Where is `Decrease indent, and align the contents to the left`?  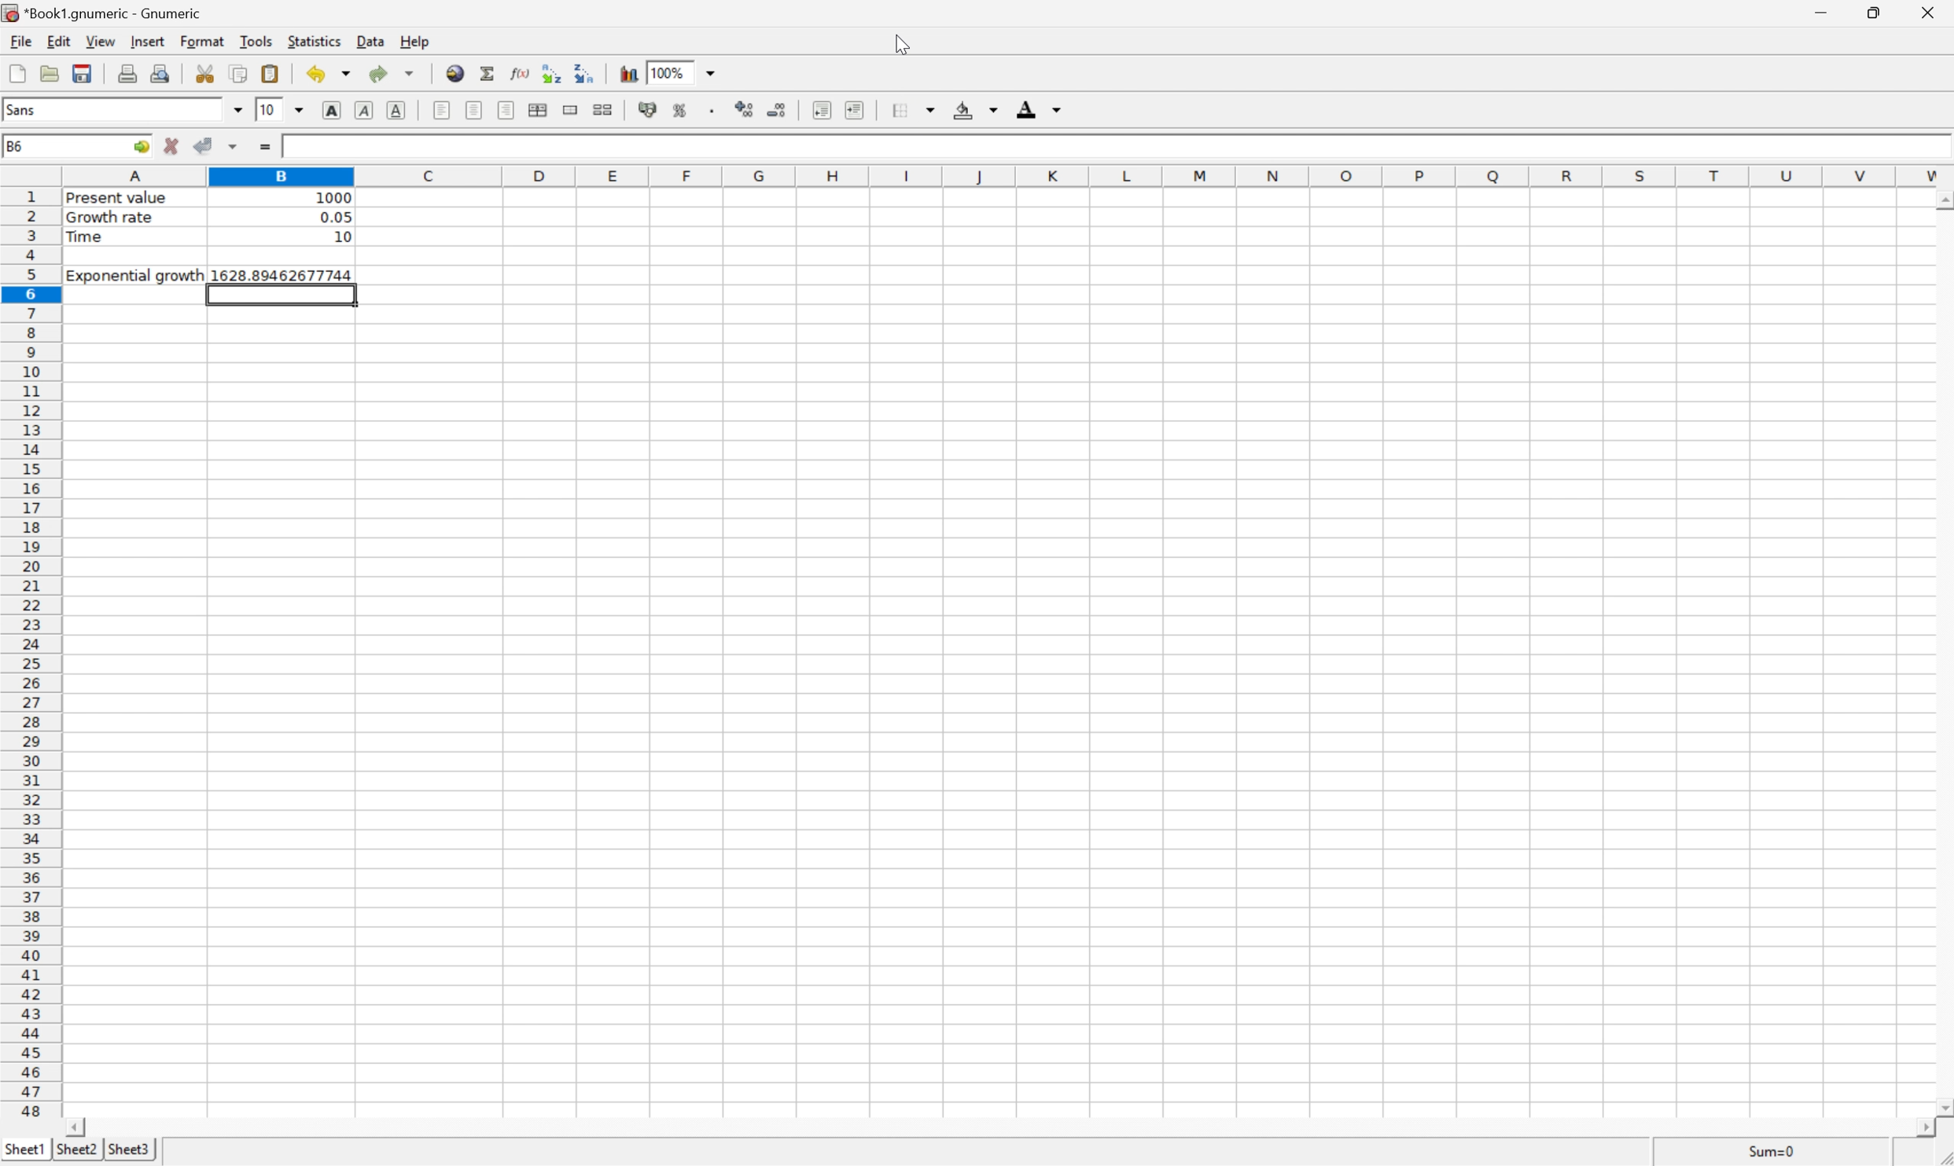 Decrease indent, and align the contents to the left is located at coordinates (552, 73).